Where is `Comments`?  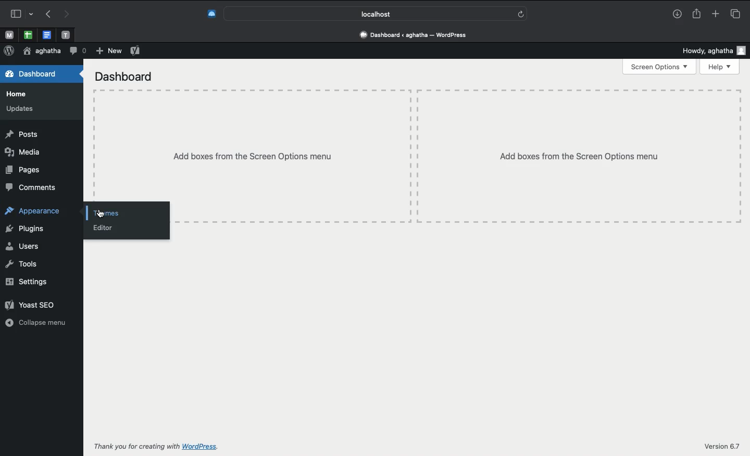
Comments is located at coordinates (29, 187).